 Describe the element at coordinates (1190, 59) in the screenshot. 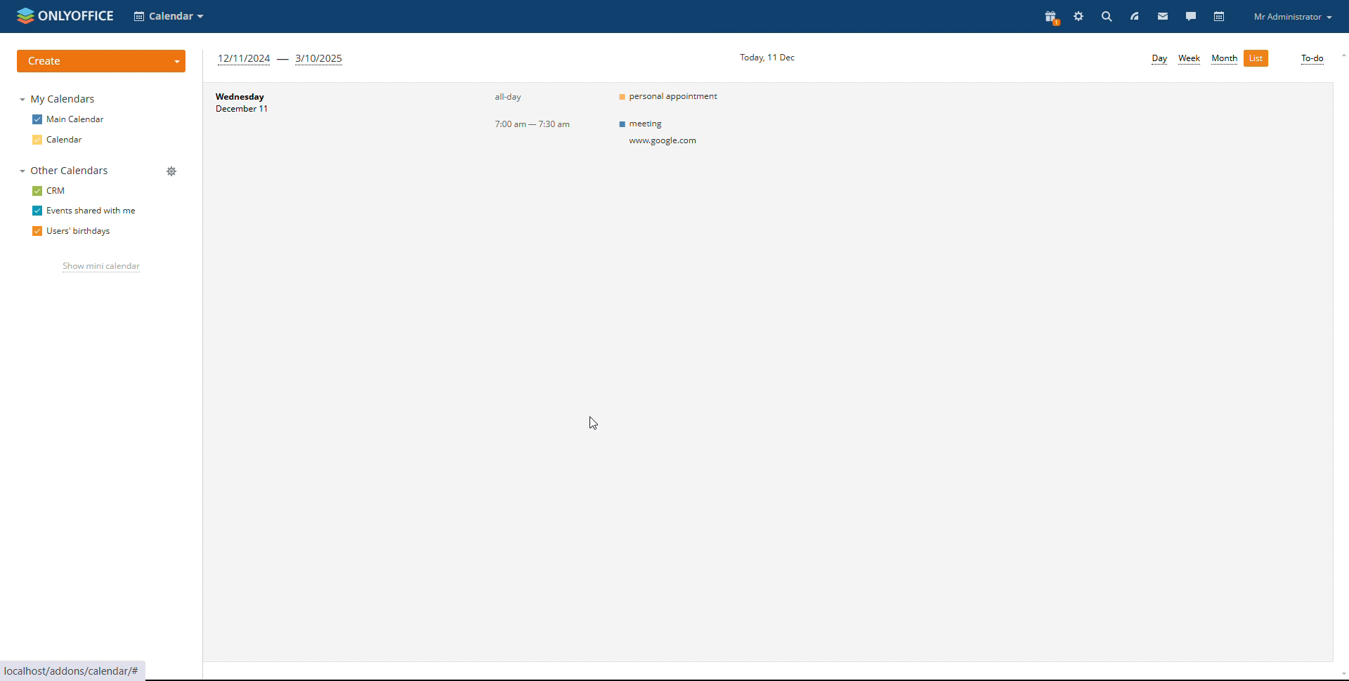

I see `week view` at that location.